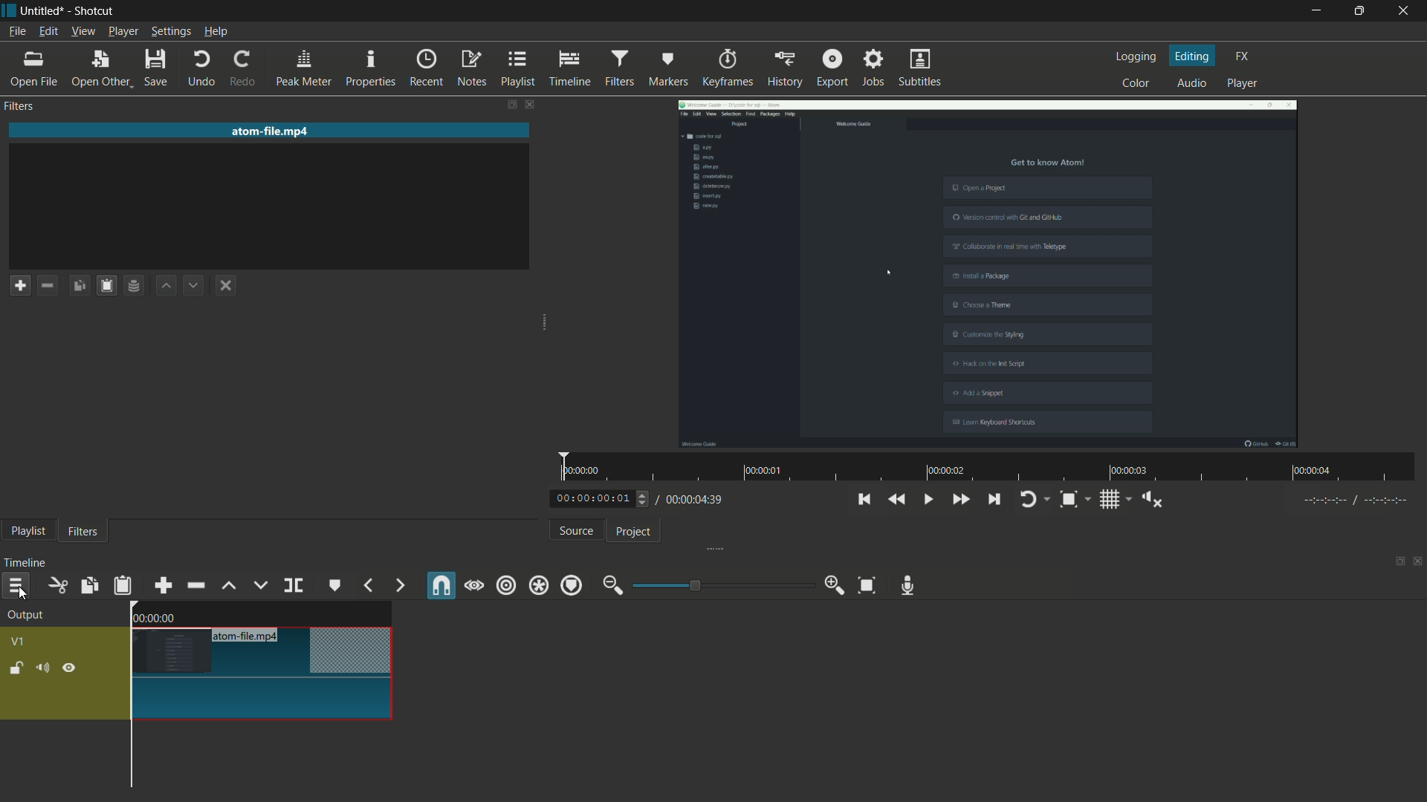 This screenshot has height=802, width=1427. Describe the element at coordinates (1028, 499) in the screenshot. I see `toggle player looping` at that location.